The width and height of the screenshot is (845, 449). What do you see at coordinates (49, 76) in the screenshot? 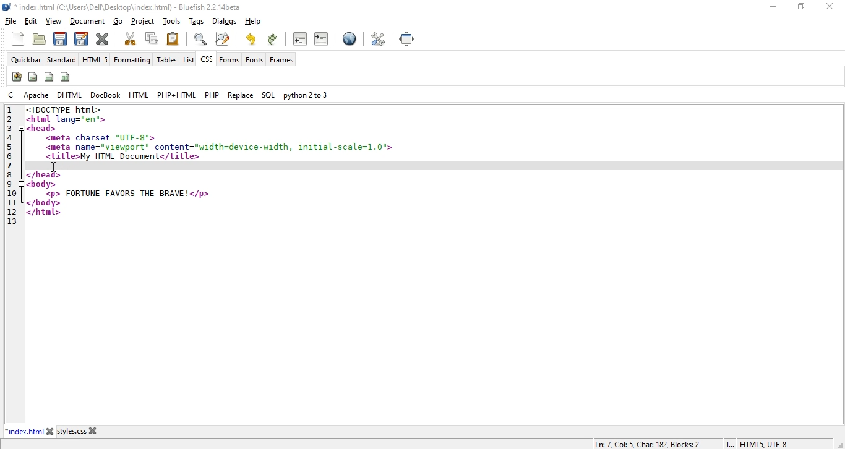
I see `div` at bounding box center [49, 76].